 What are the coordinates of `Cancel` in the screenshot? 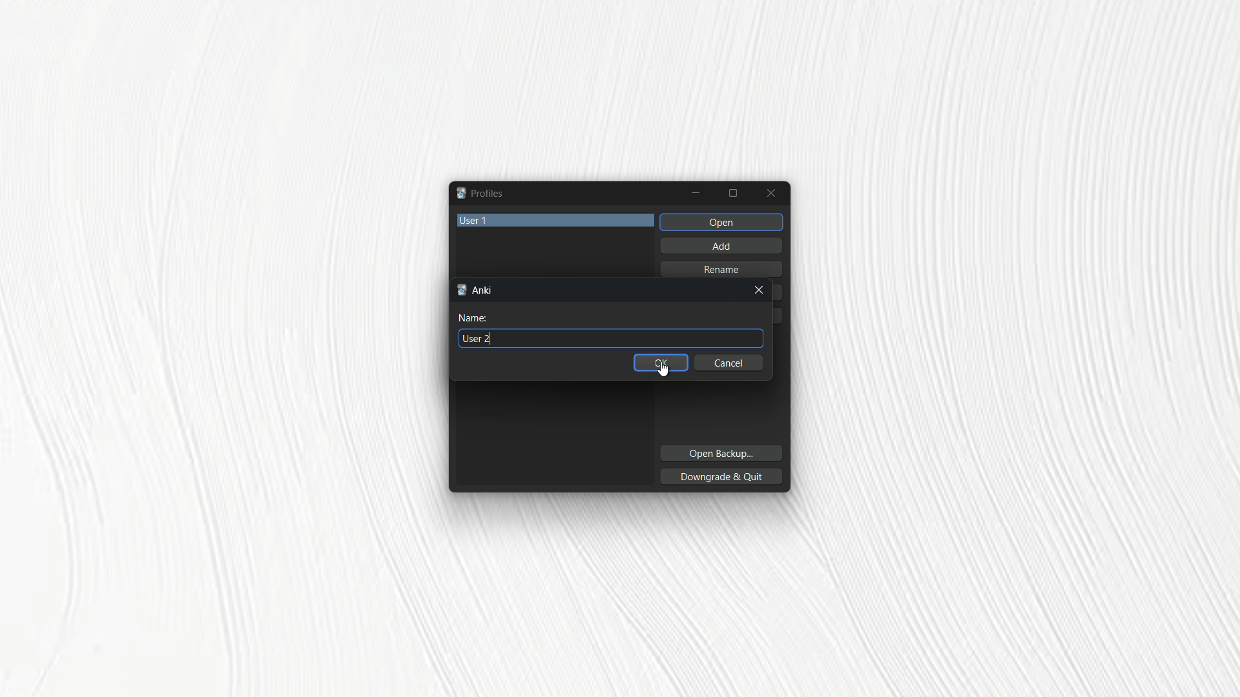 It's located at (730, 363).